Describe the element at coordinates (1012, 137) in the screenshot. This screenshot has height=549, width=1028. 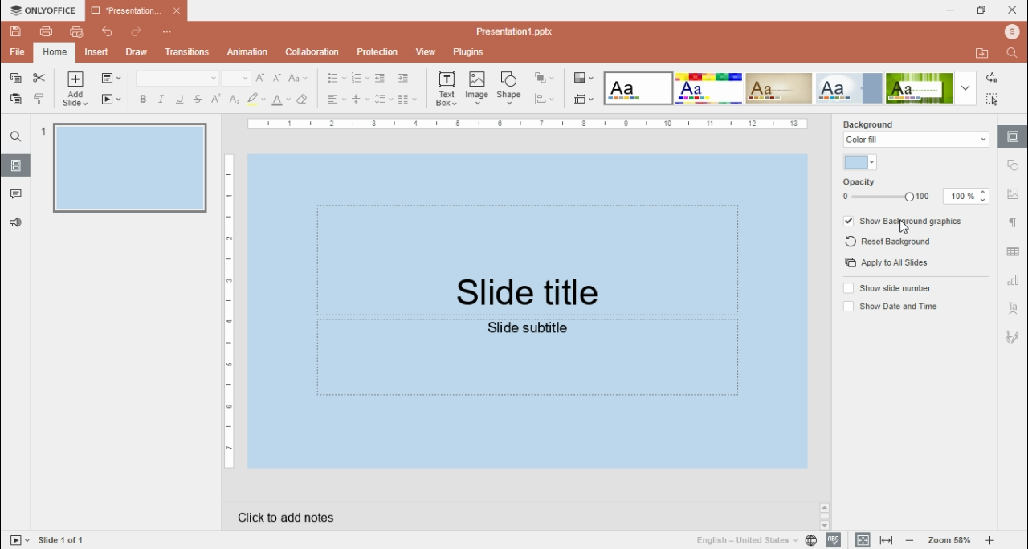
I see `slide settings` at that location.